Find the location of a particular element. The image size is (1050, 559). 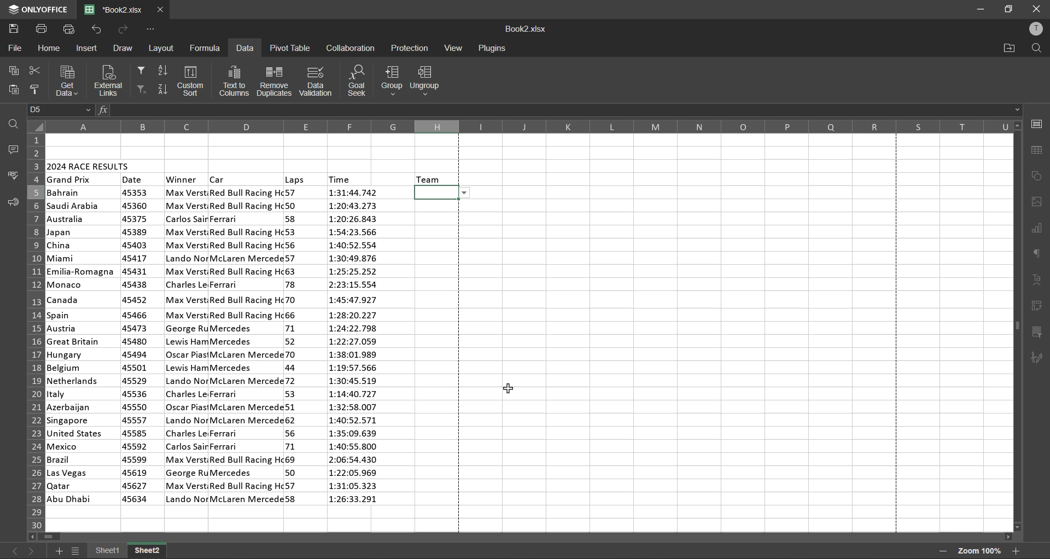

undo is located at coordinates (96, 29).